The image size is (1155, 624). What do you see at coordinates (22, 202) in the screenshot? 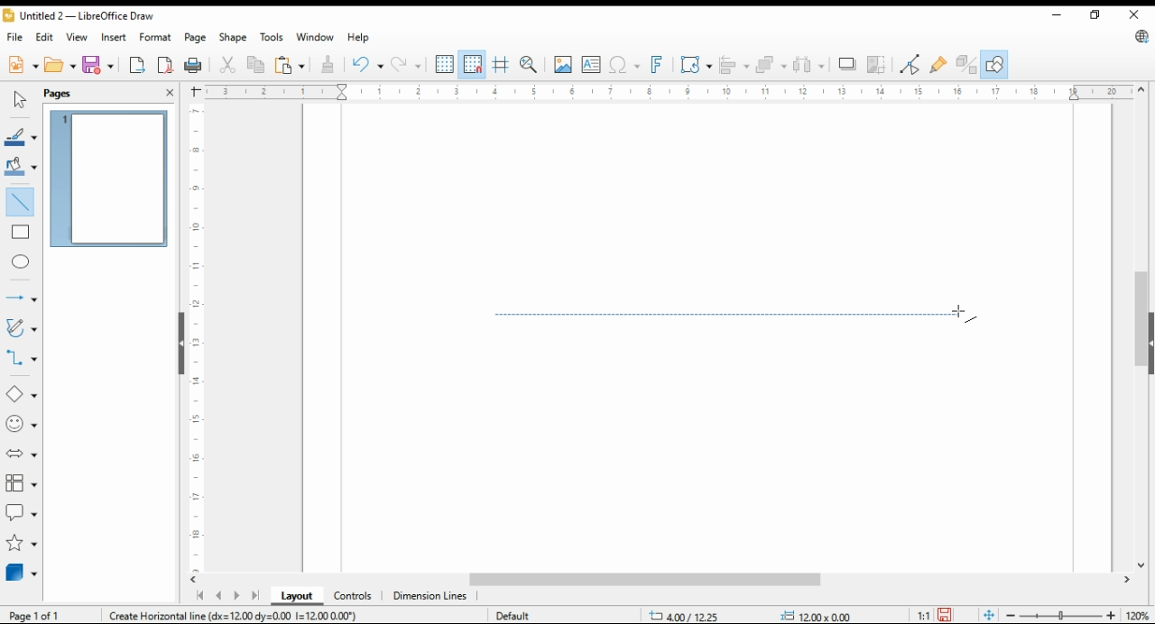
I see `insert line` at bounding box center [22, 202].